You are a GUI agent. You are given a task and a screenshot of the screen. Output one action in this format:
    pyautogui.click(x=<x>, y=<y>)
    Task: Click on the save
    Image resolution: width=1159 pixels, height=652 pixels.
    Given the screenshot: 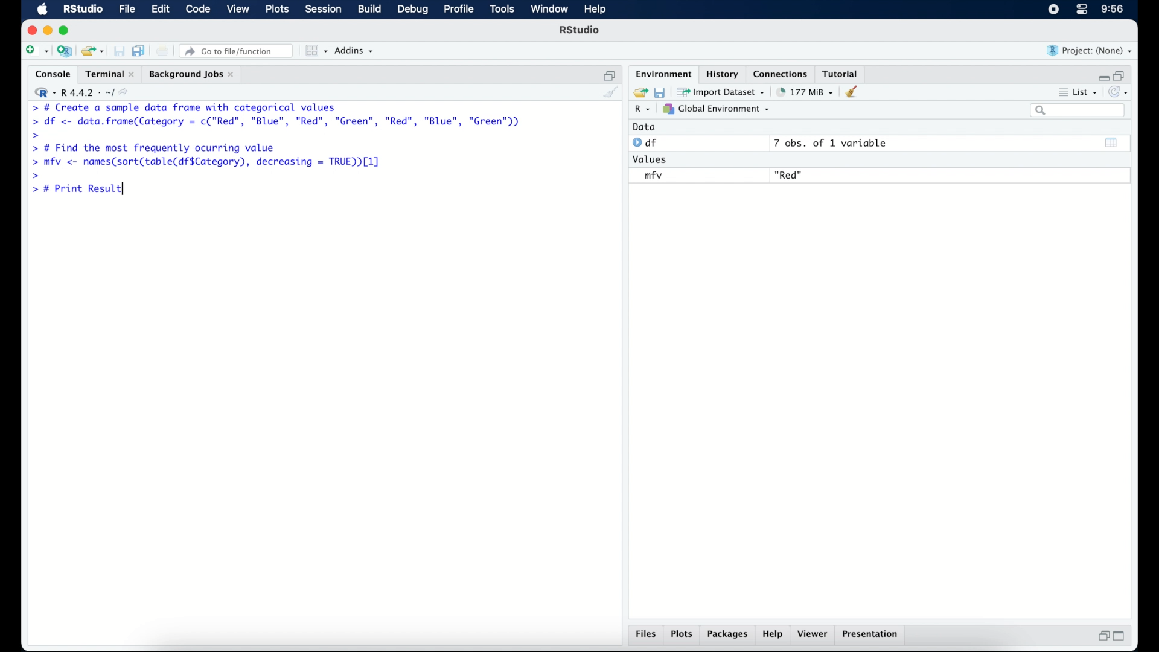 What is the action you would take?
    pyautogui.click(x=117, y=49)
    